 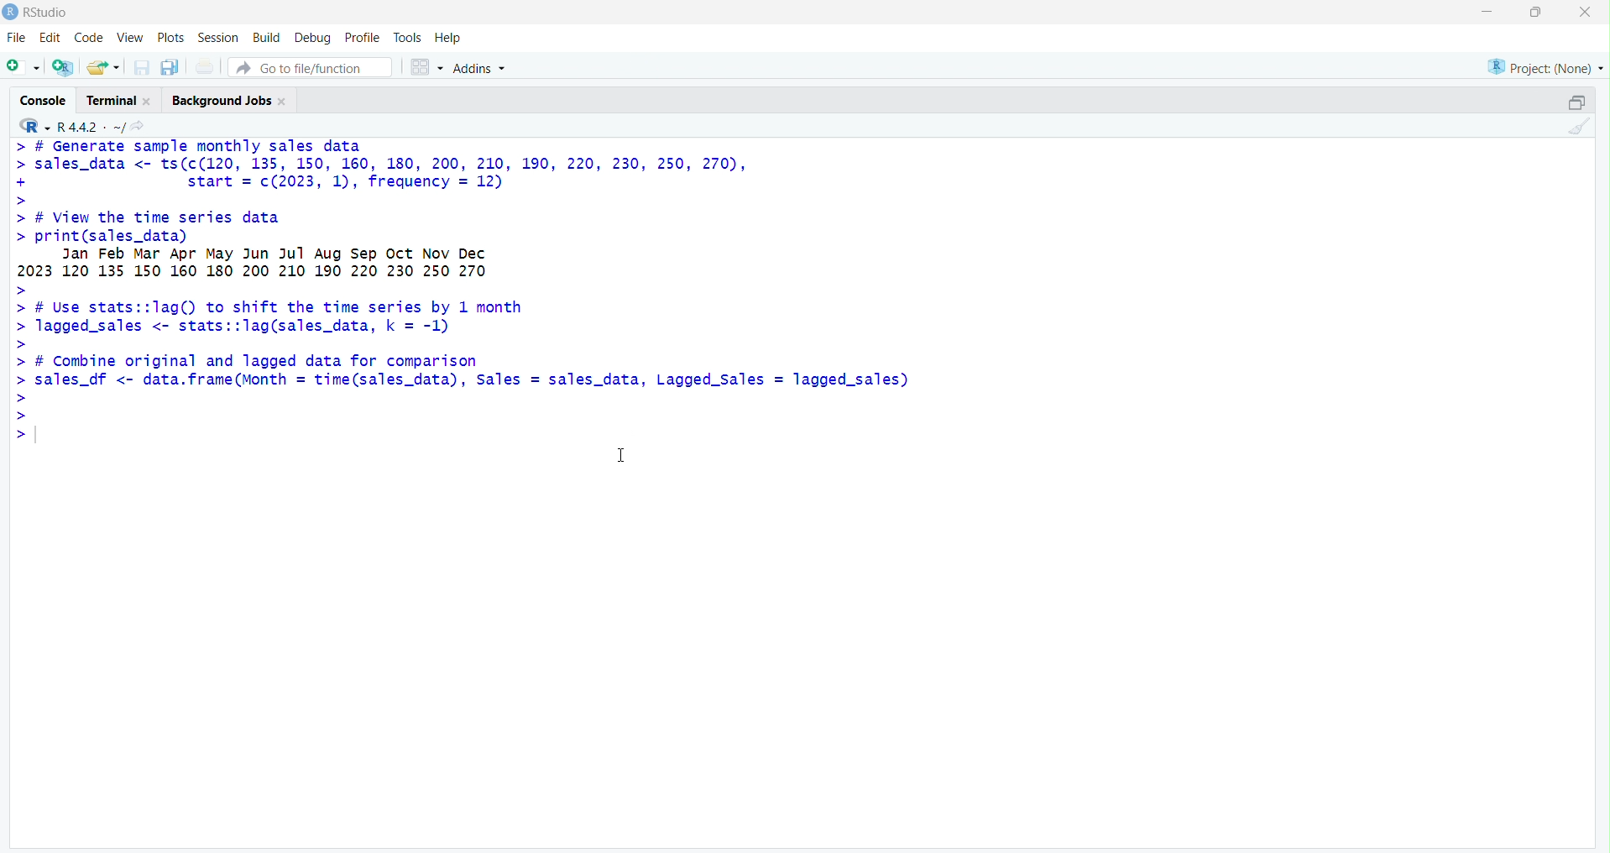 What do you see at coordinates (139, 128) in the screenshot?
I see `view the current working directory` at bounding box center [139, 128].